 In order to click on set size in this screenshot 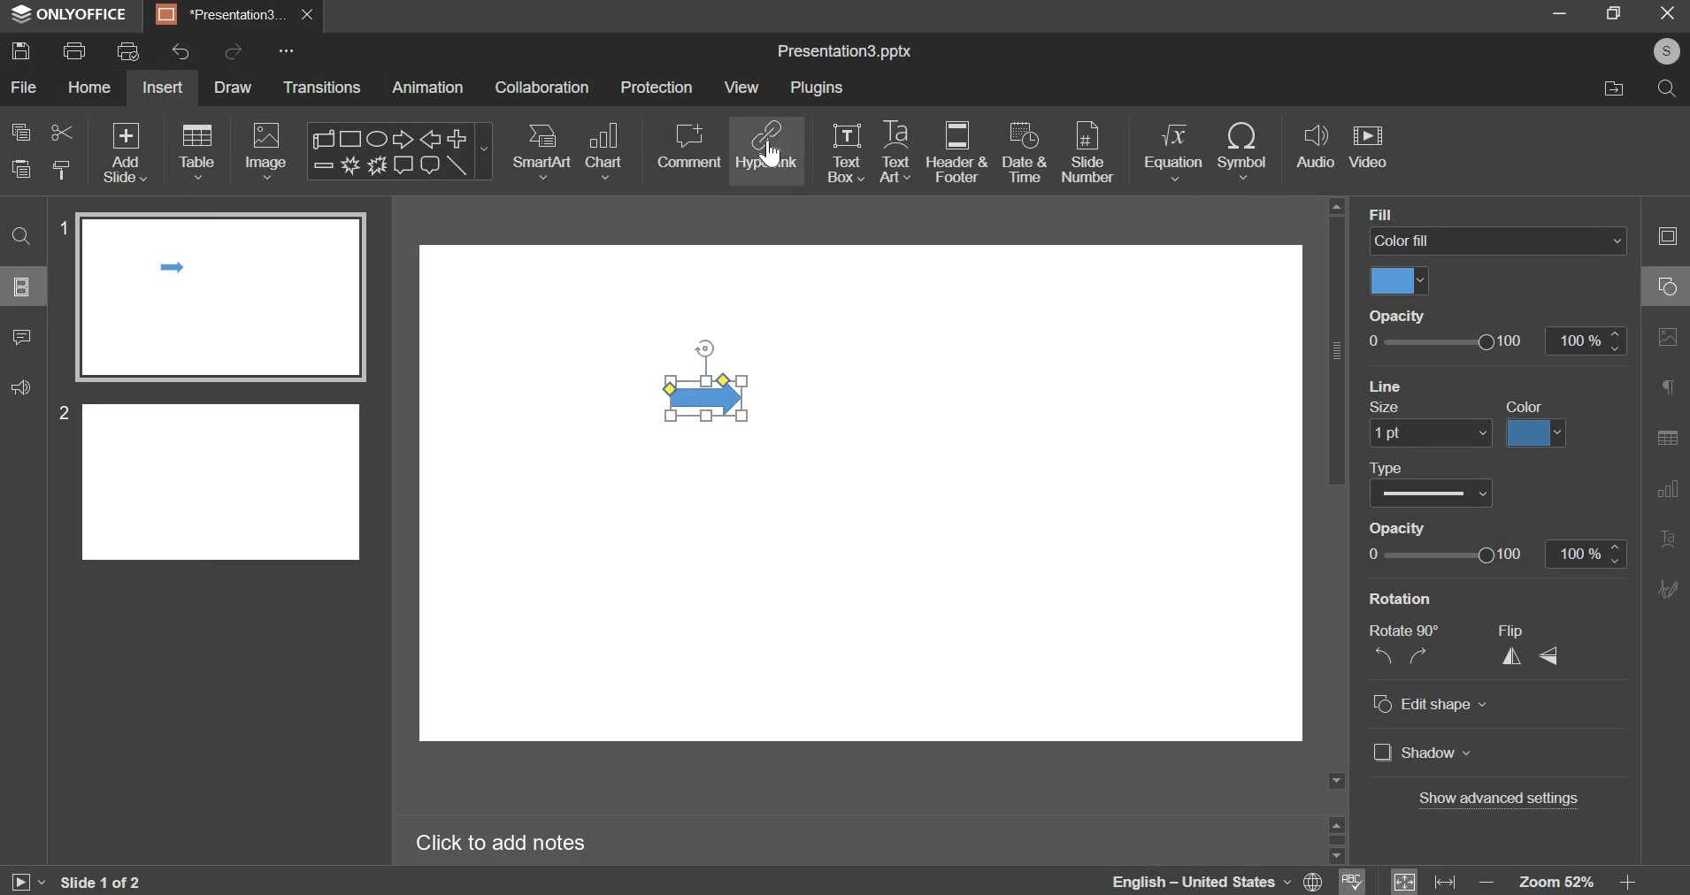, I will do `click(1430, 434)`.